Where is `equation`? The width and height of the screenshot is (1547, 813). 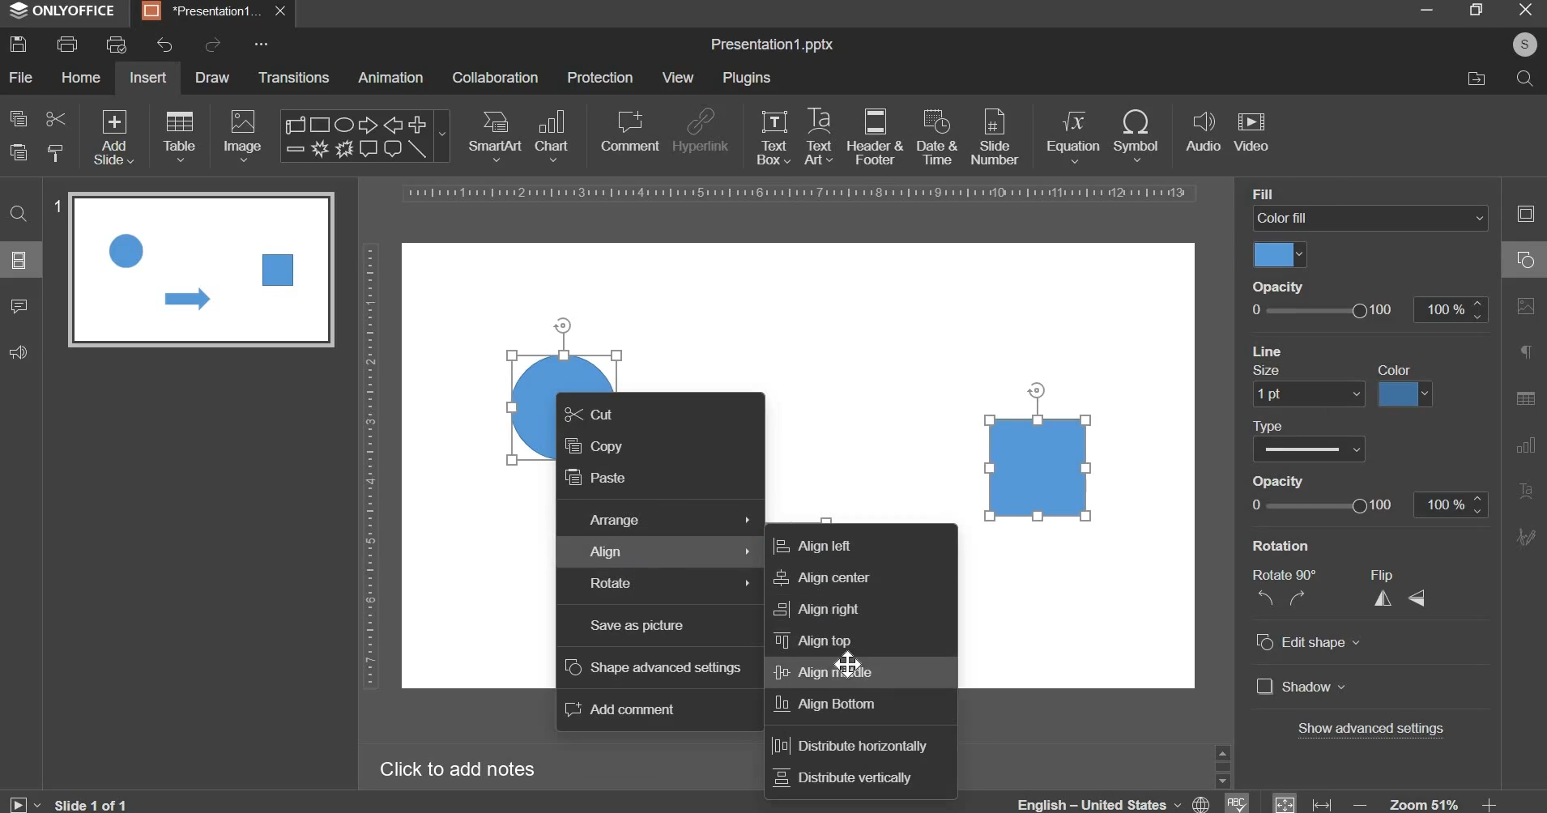 equation is located at coordinates (1072, 134).